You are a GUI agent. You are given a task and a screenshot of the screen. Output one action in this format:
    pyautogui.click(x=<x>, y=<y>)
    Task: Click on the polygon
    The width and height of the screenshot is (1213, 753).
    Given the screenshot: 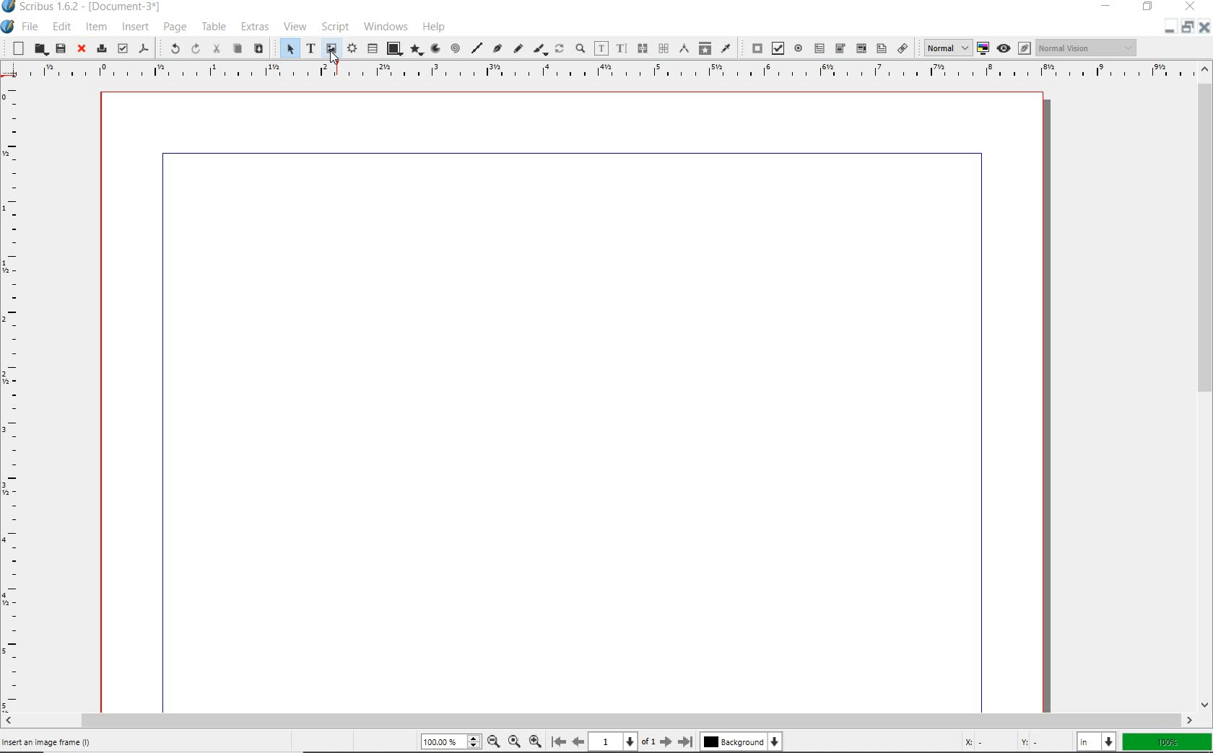 What is the action you would take?
    pyautogui.click(x=417, y=50)
    